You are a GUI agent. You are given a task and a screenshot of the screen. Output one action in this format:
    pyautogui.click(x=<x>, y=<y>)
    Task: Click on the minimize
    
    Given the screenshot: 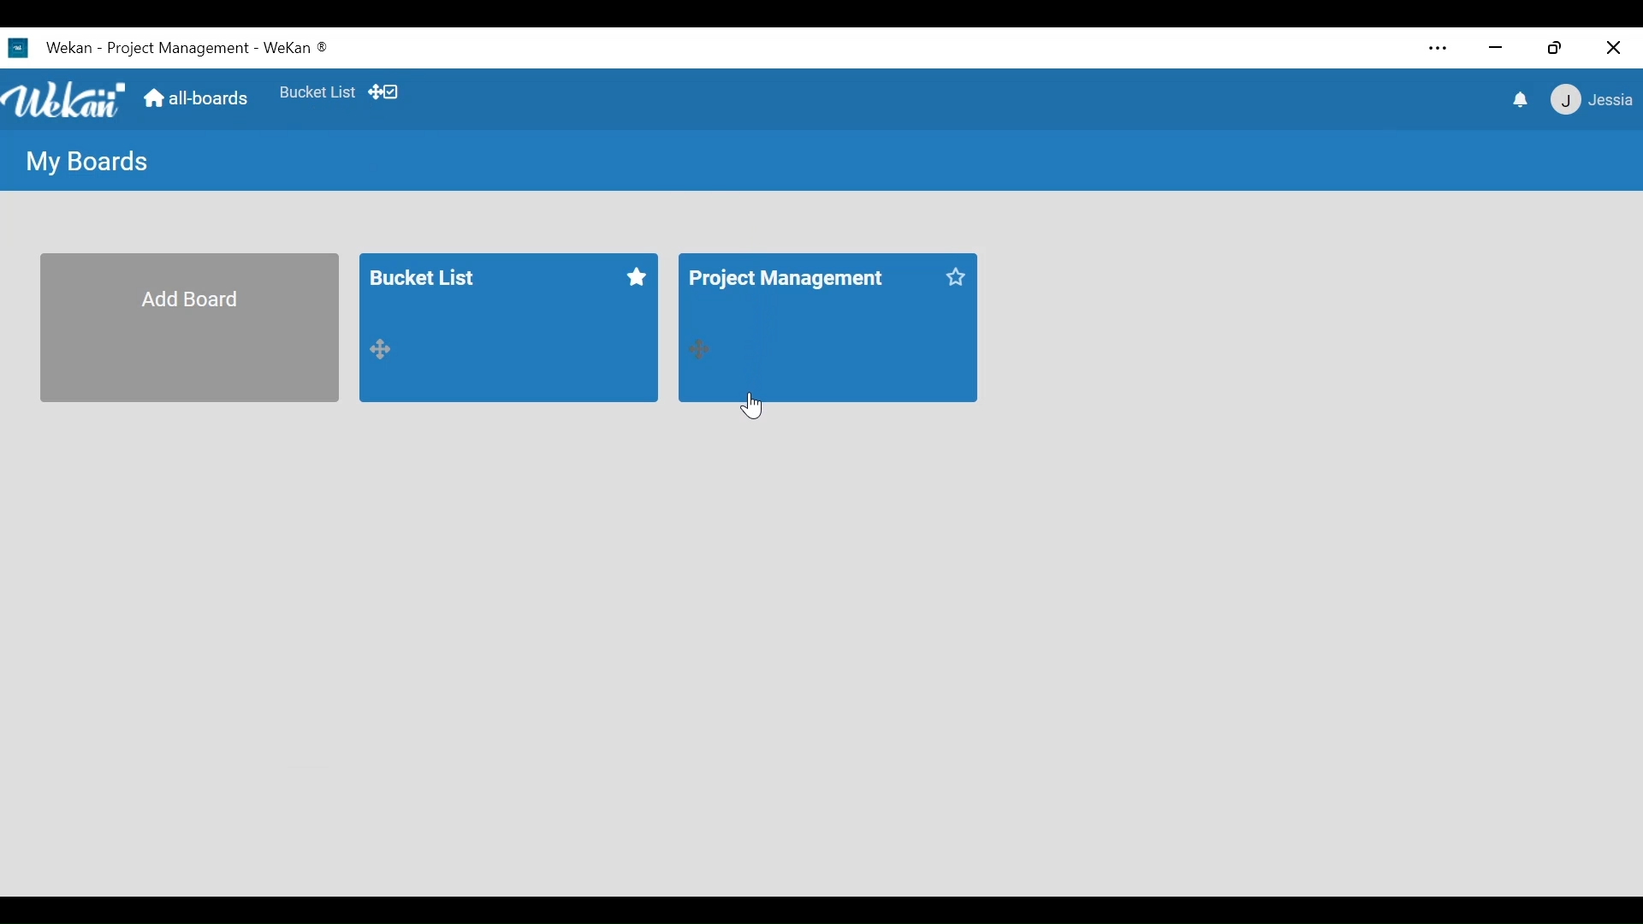 What is the action you would take?
    pyautogui.click(x=1493, y=48)
    